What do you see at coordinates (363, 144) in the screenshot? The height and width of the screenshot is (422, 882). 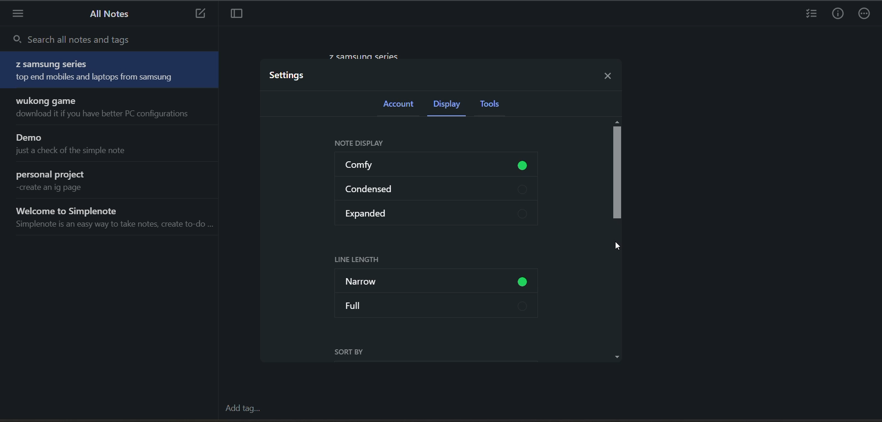 I see `note display` at bounding box center [363, 144].